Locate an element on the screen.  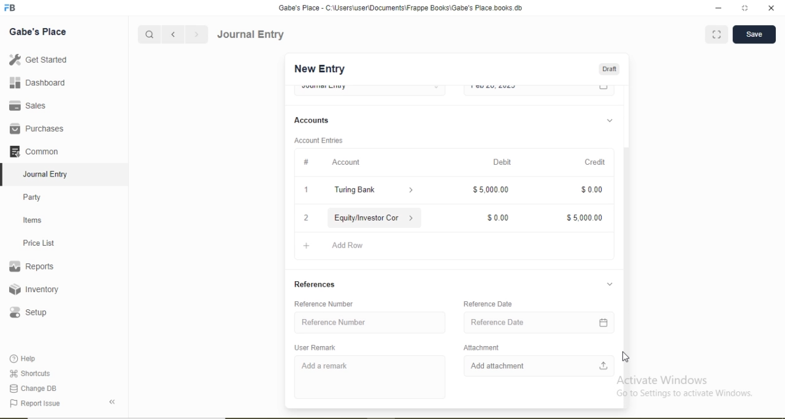
Reference Date is located at coordinates (488, 304).